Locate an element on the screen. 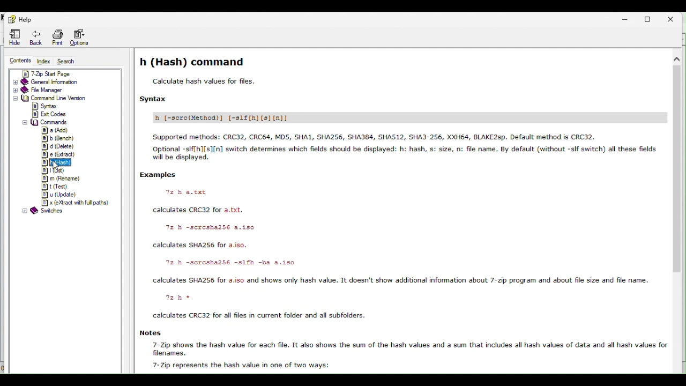 This screenshot has height=386, width=686. e(extract with full path) is located at coordinates (74, 203).